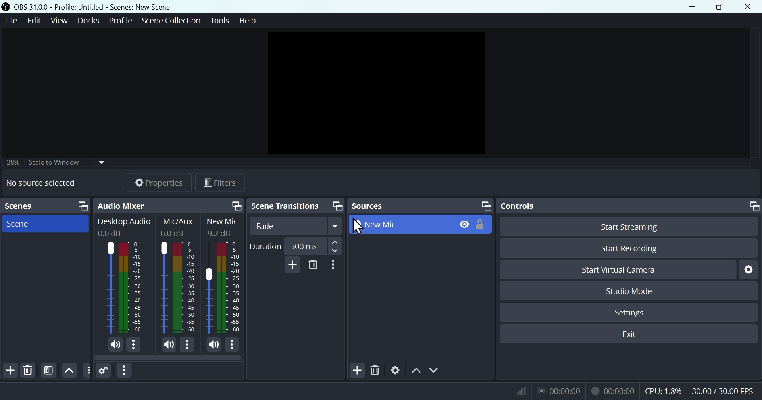 The width and height of the screenshot is (762, 400). Describe the element at coordinates (133, 288) in the screenshot. I see `Desktop Audio` at that location.